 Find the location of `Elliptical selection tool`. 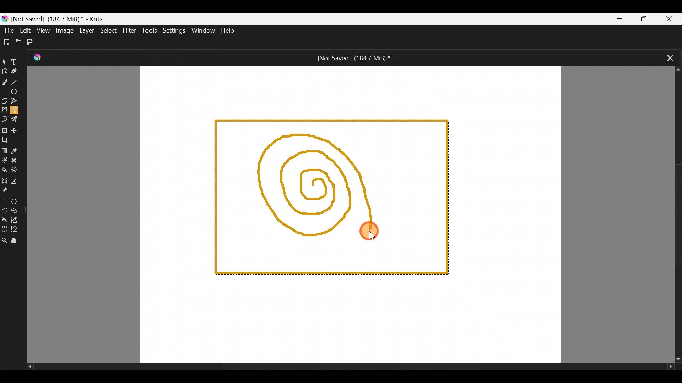

Elliptical selection tool is located at coordinates (17, 201).